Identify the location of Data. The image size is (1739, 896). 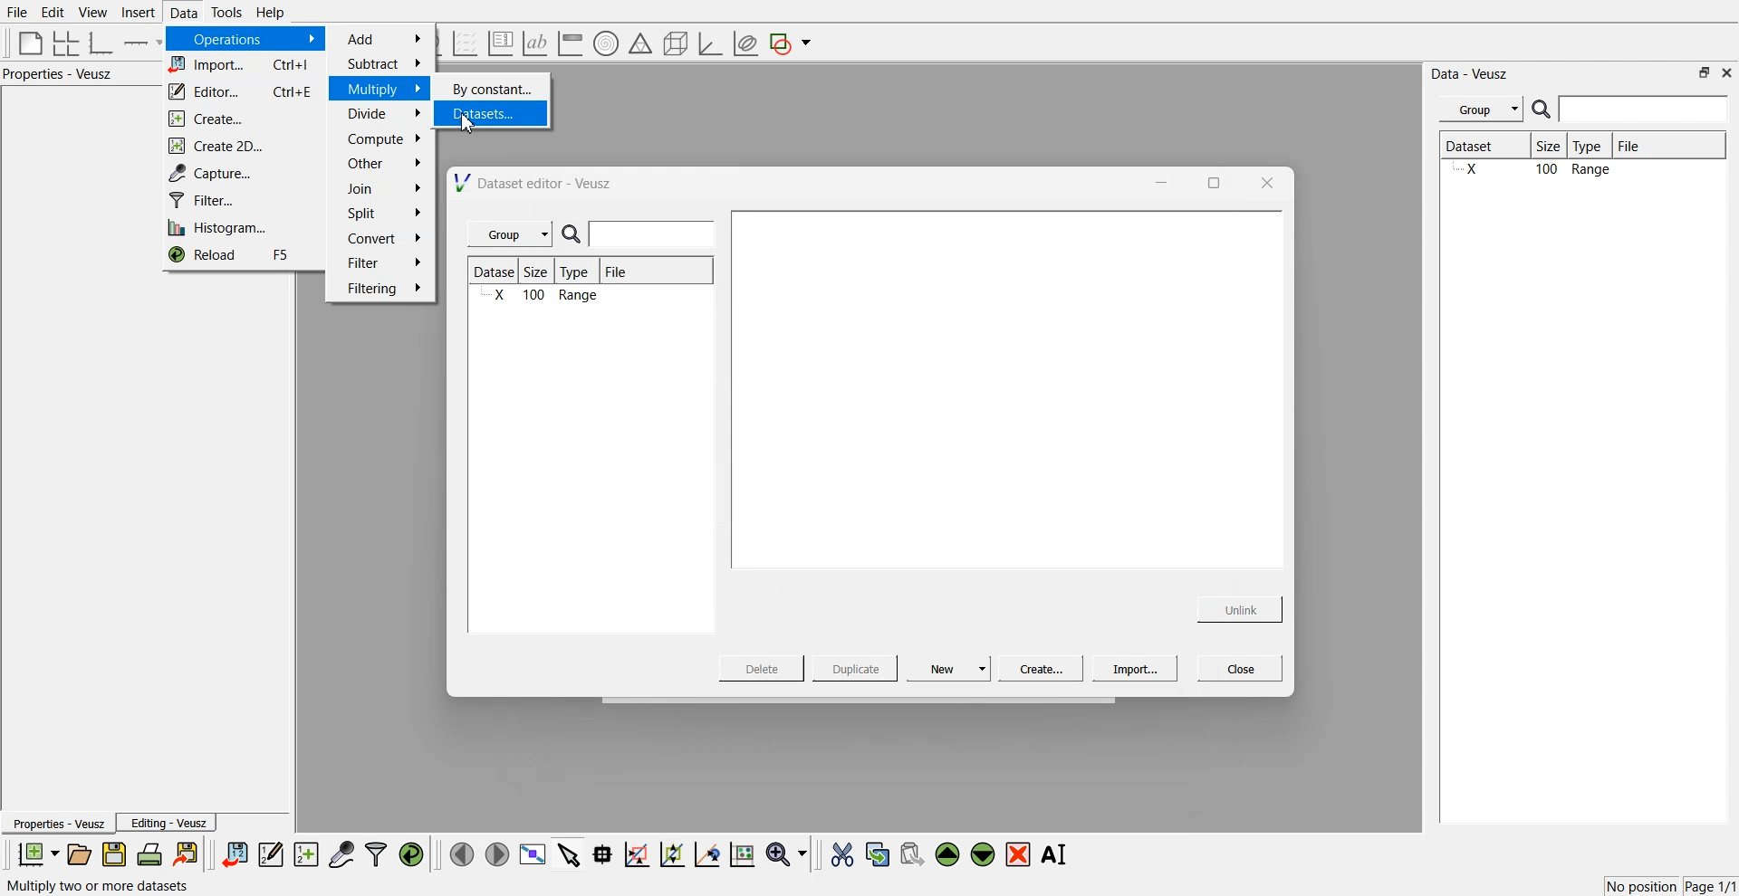
(182, 13).